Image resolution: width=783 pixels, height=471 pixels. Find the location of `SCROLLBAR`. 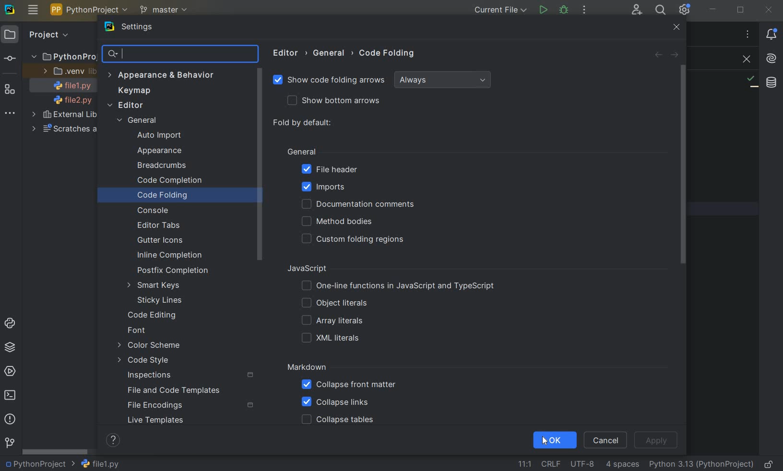

SCROLLBAR is located at coordinates (687, 165).